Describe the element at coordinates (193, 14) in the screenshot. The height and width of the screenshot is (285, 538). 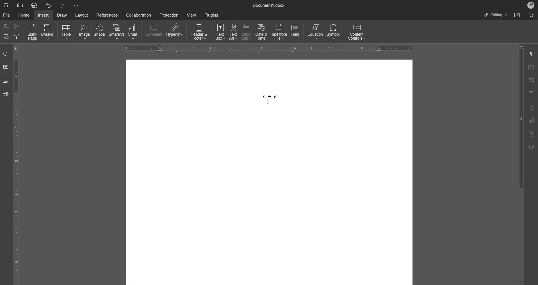
I see `View` at that location.